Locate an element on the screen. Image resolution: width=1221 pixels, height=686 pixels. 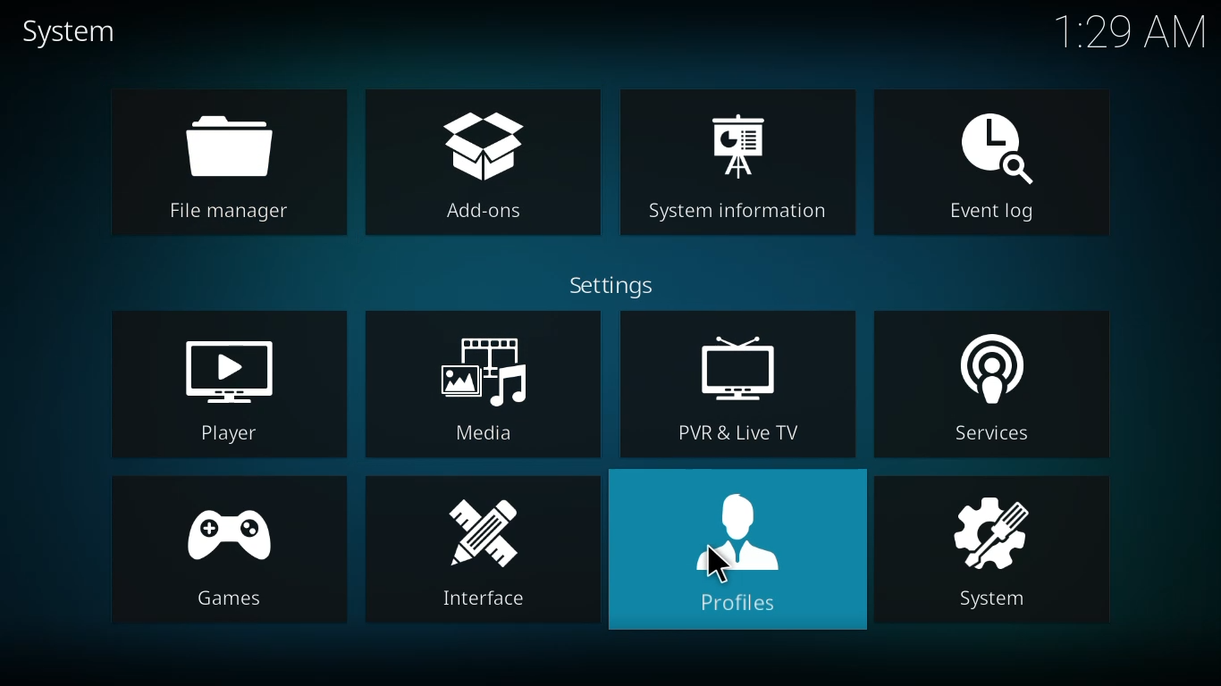
system information is located at coordinates (737, 165).